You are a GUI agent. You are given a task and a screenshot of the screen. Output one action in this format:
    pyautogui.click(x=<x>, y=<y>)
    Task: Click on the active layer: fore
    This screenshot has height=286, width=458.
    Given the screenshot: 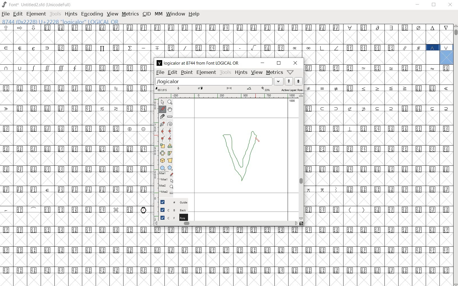 What is the action you would take?
    pyautogui.click(x=228, y=90)
    